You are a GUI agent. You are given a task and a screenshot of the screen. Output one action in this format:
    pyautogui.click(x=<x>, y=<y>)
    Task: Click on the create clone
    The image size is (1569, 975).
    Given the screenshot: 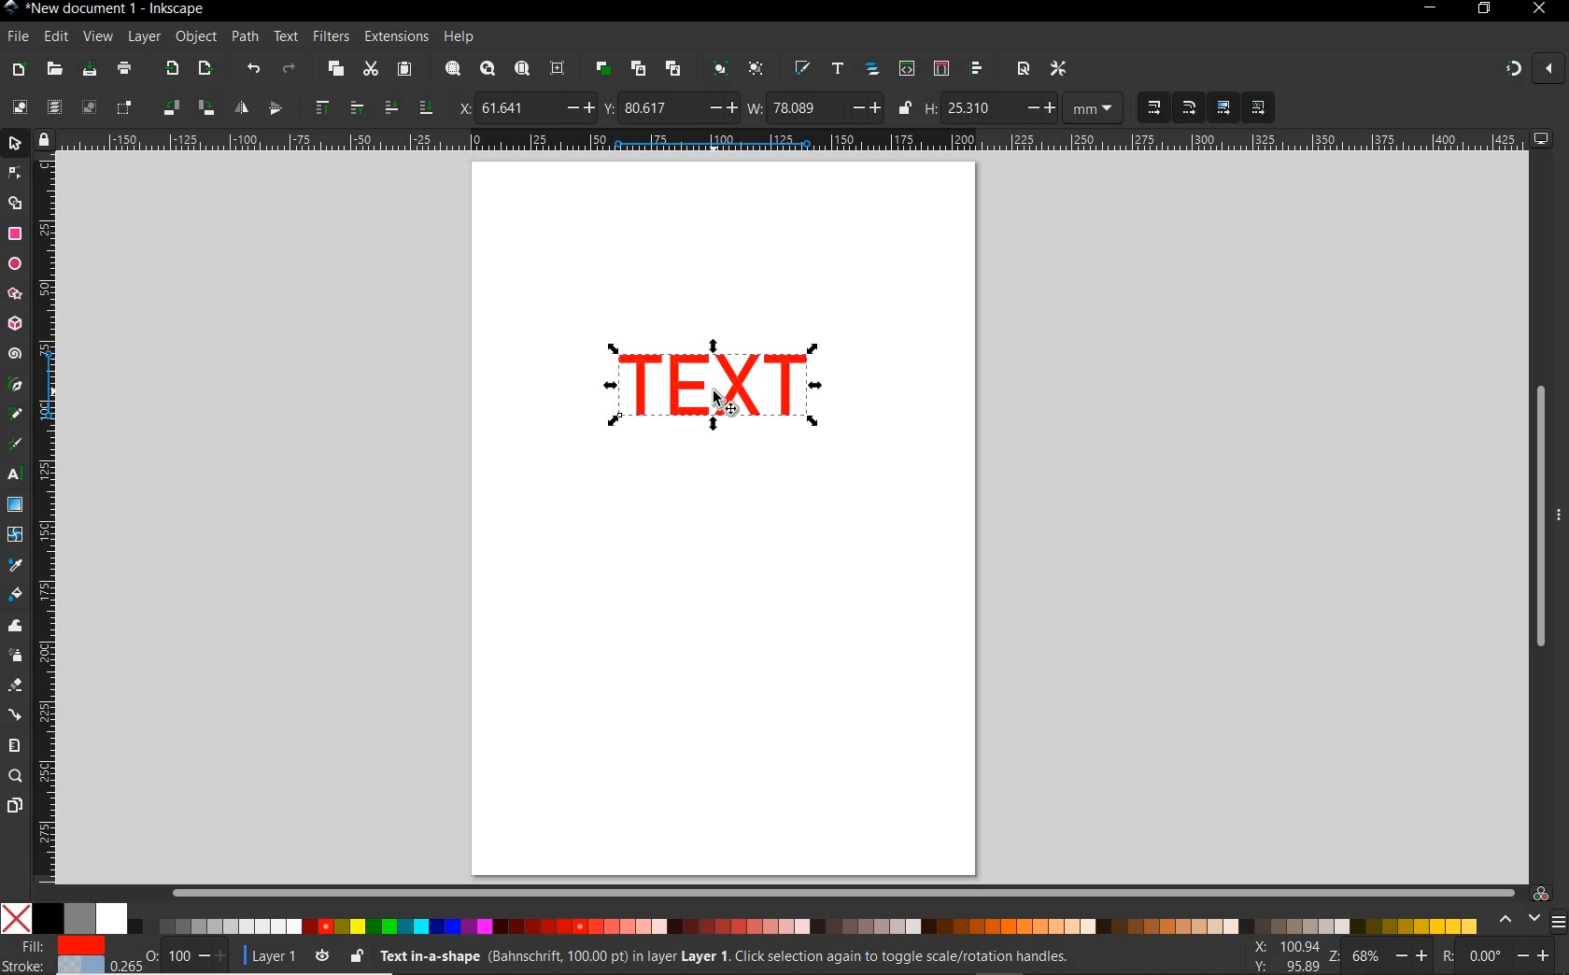 What is the action you would take?
    pyautogui.click(x=637, y=69)
    